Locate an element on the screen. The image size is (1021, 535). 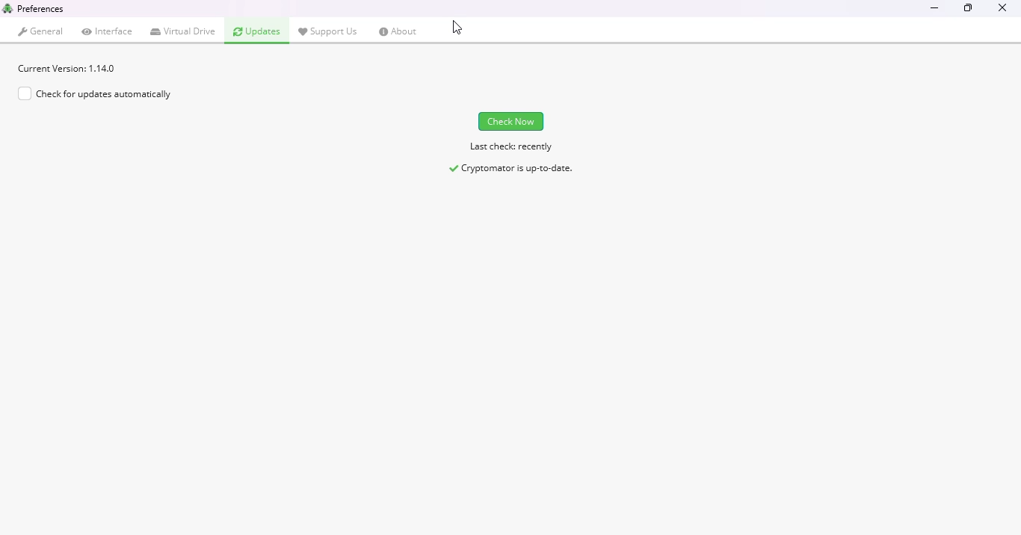
cryptomator is up-to-date. is located at coordinates (512, 169).